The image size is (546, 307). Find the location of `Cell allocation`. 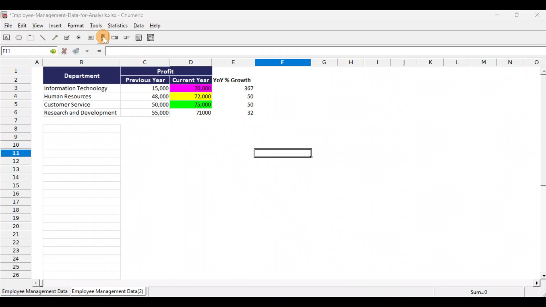

Cell allocation is located at coordinates (29, 52).